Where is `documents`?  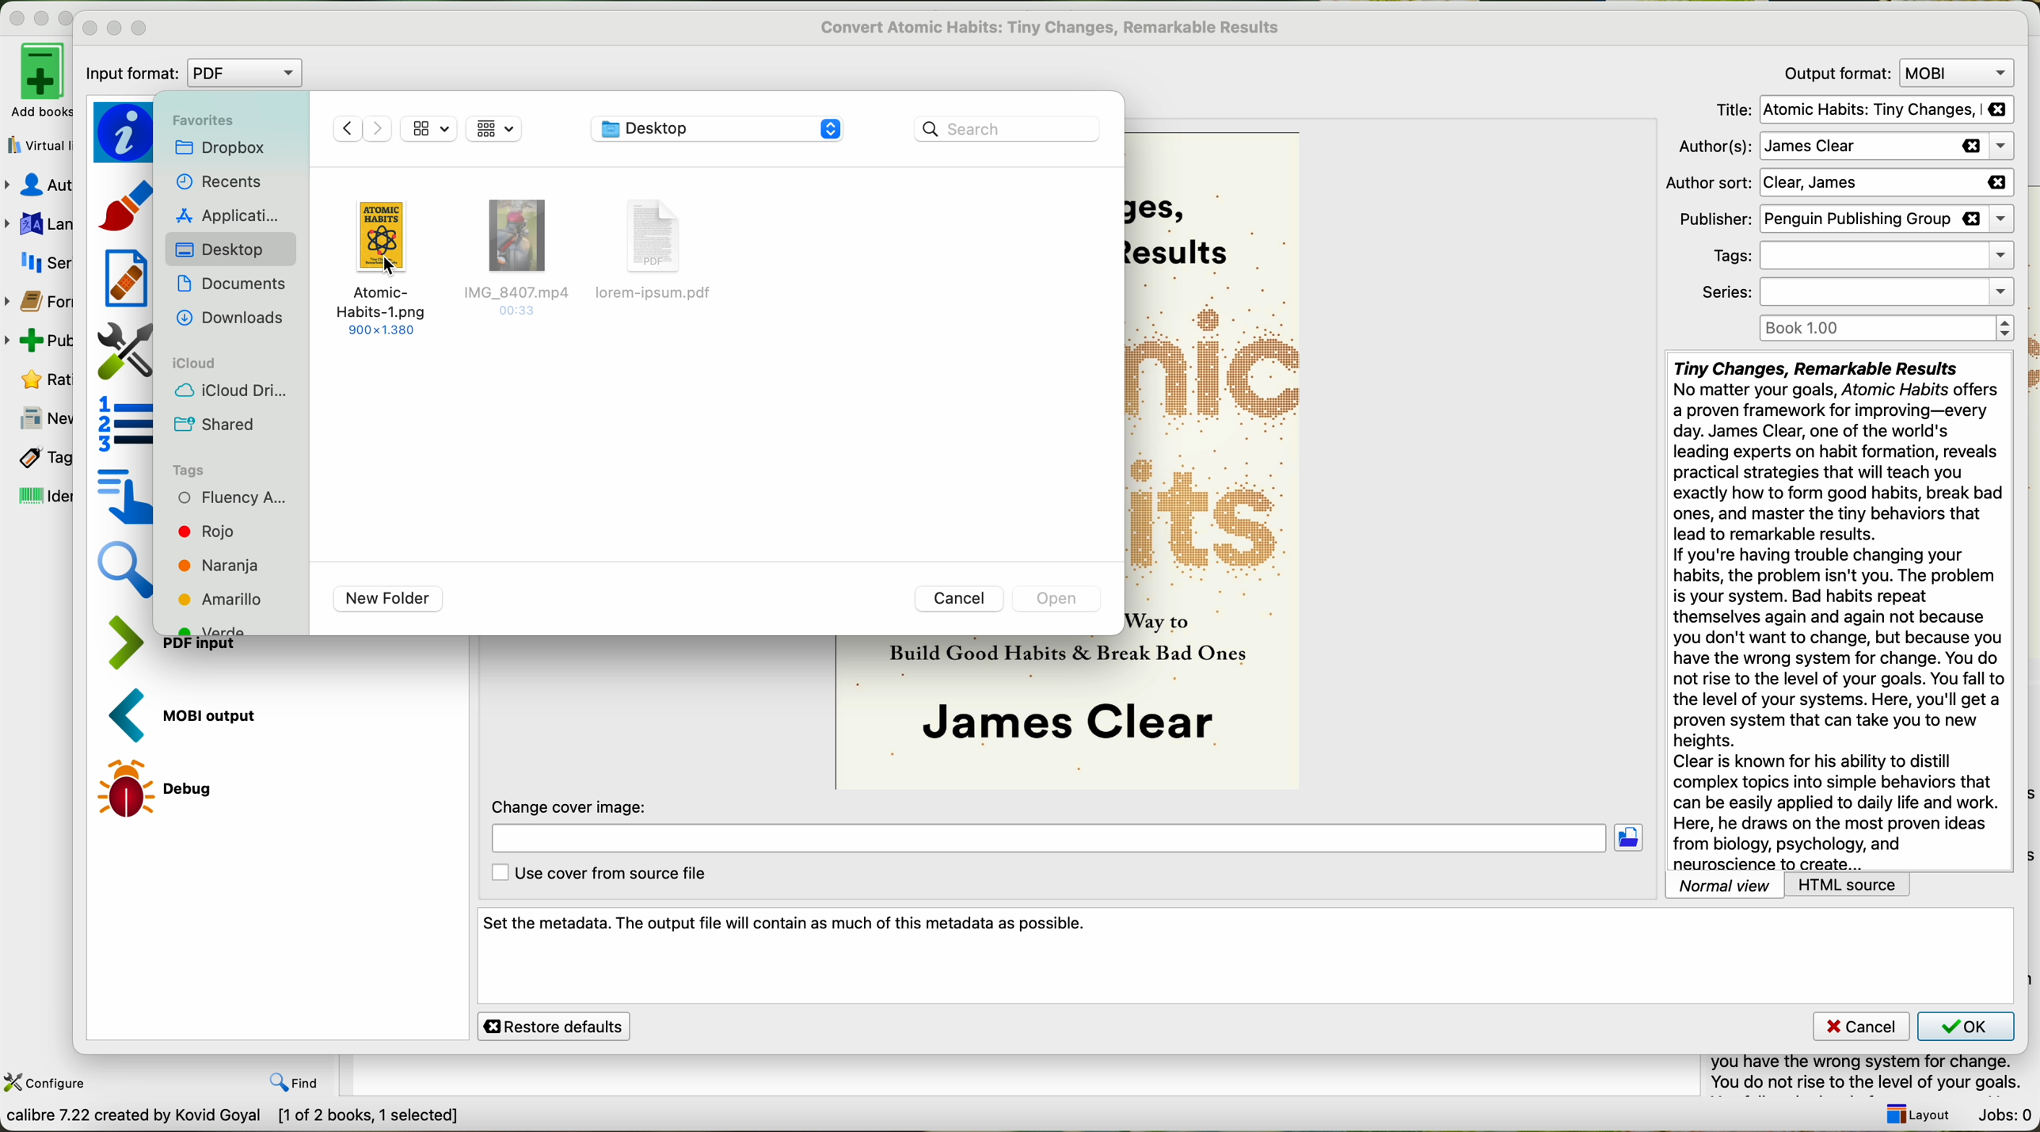 documents is located at coordinates (230, 288).